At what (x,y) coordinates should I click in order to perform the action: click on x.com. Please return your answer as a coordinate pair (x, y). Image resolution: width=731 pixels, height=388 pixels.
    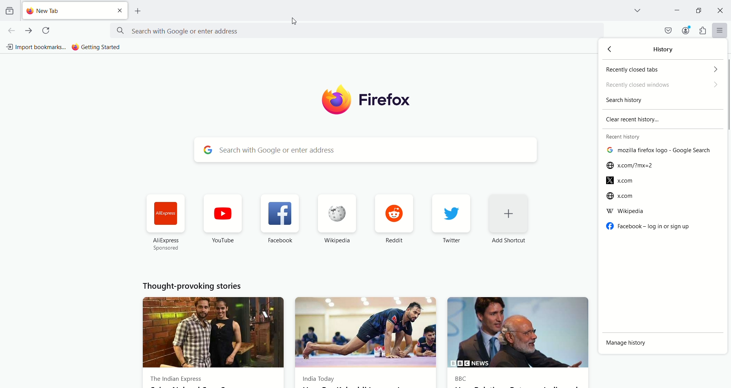
    Looking at the image, I should click on (620, 180).